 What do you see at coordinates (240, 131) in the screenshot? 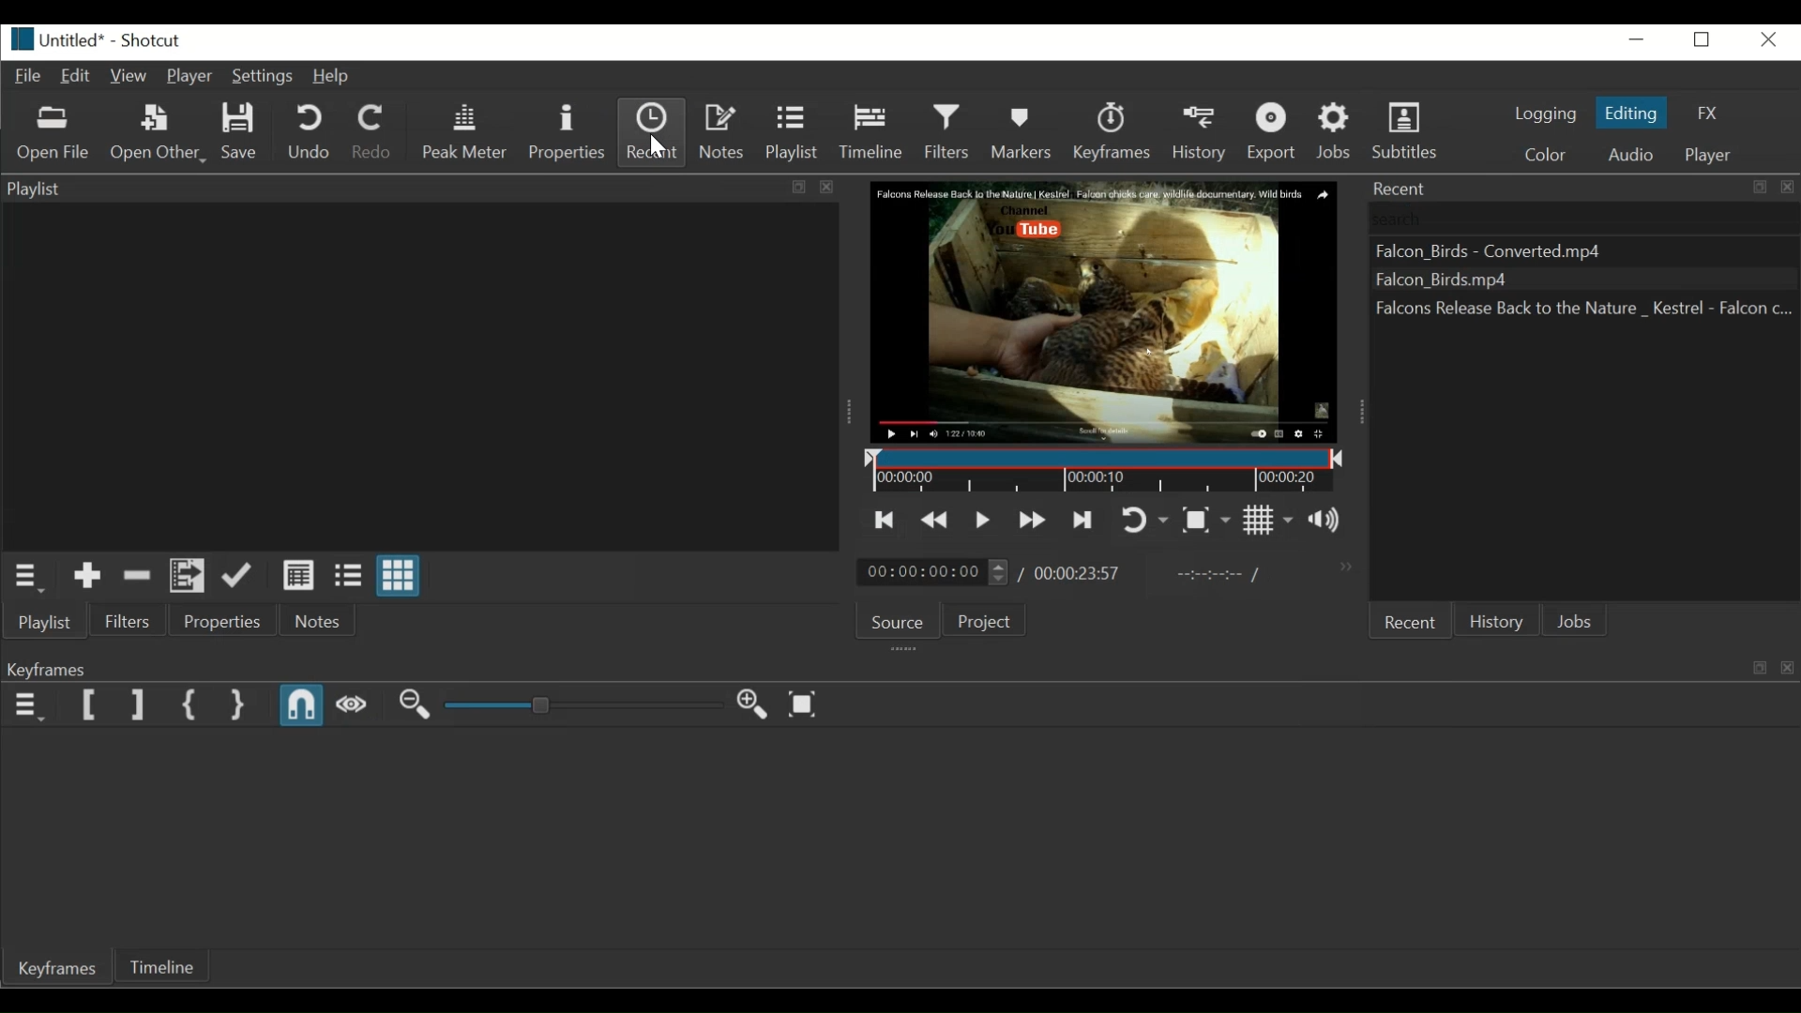
I see `Save` at bounding box center [240, 131].